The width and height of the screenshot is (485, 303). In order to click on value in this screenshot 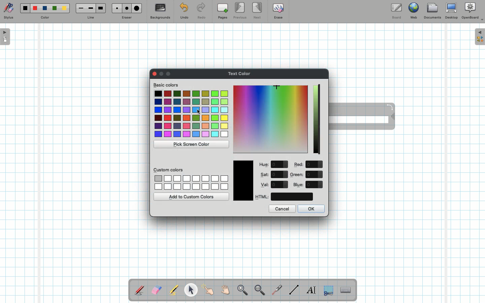, I will do `click(314, 184)`.